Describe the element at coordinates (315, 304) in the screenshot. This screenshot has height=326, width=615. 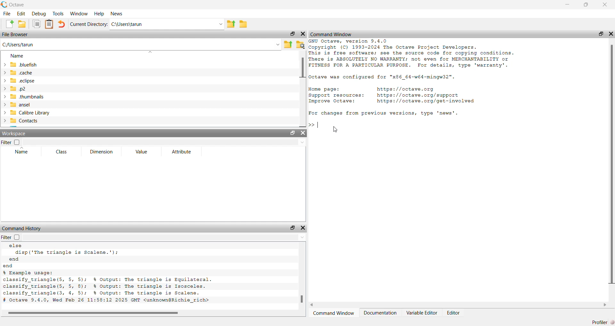
I see `move left` at that location.